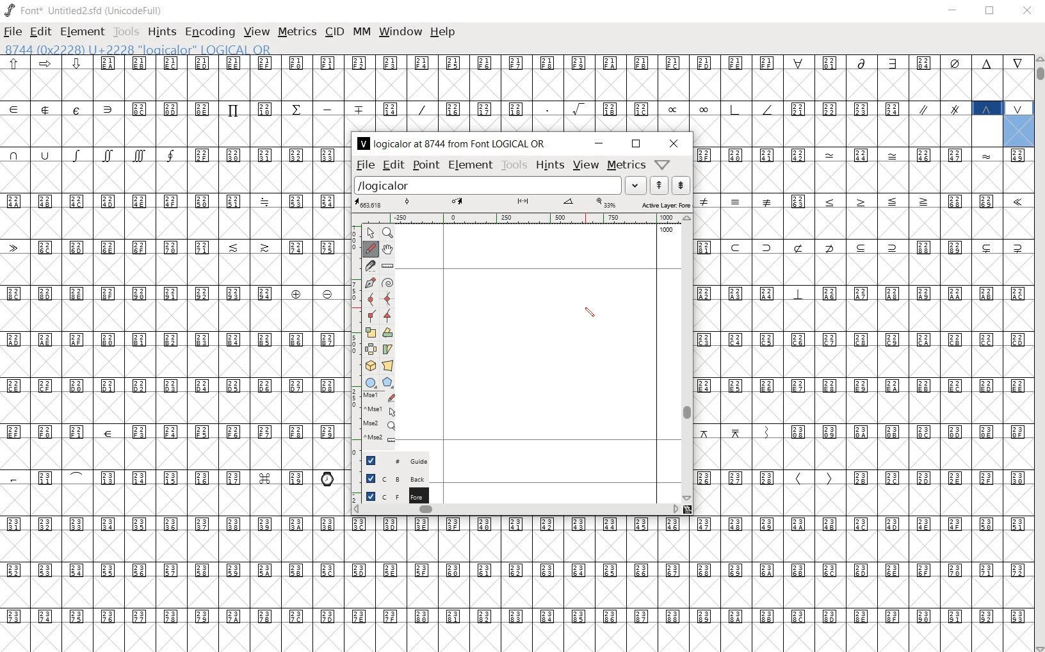 This screenshot has width=1045, height=652. I want to click on add a curve point always either horizontal or vertical, so click(386, 298).